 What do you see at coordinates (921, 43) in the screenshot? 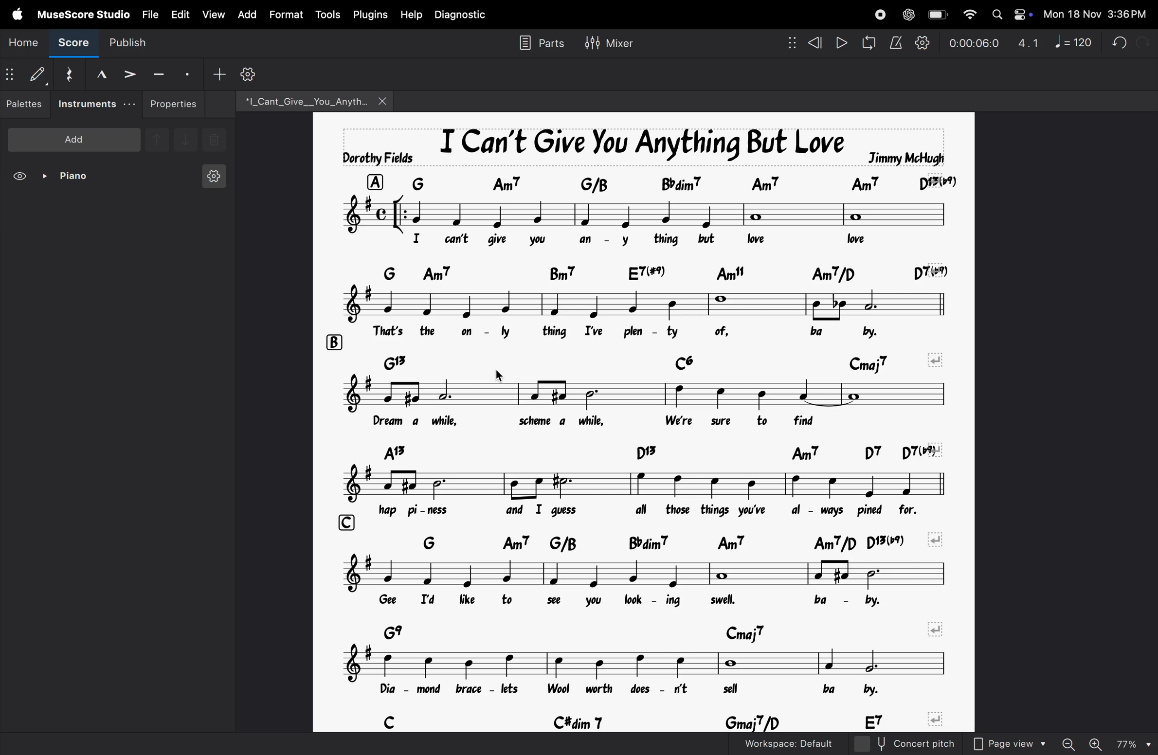
I see `playback settings` at bounding box center [921, 43].